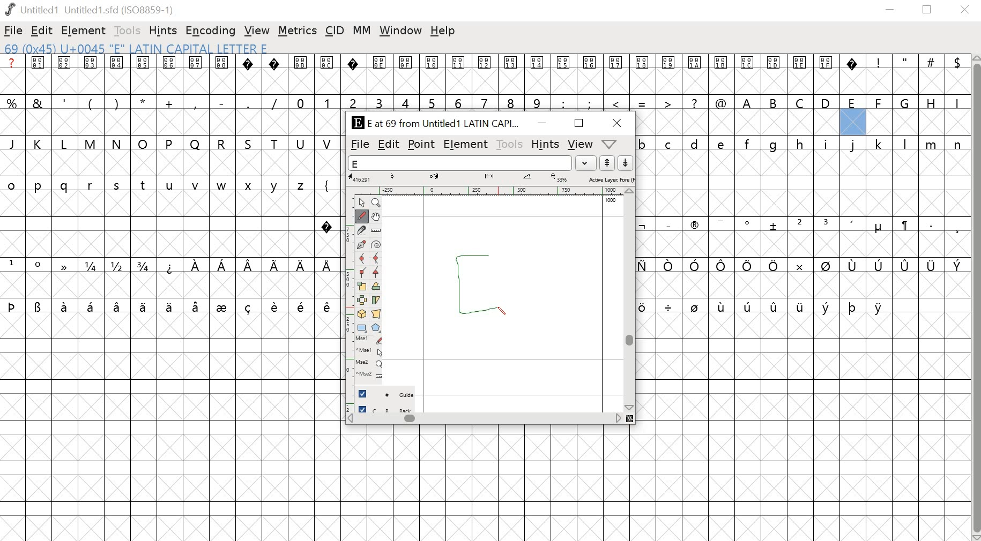 The height and width of the screenshot is (541, 981). What do you see at coordinates (890, 11) in the screenshot?
I see `minimize` at bounding box center [890, 11].